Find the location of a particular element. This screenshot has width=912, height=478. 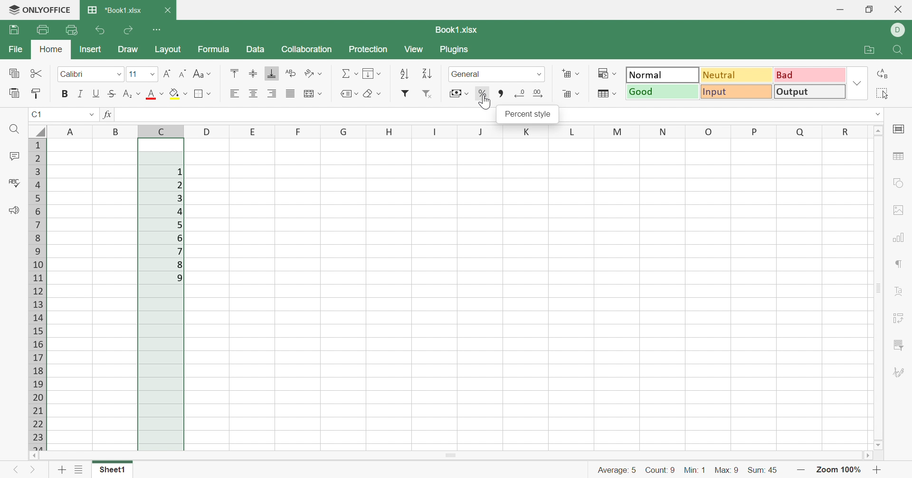

Count: 9 is located at coordinates (661, 471).